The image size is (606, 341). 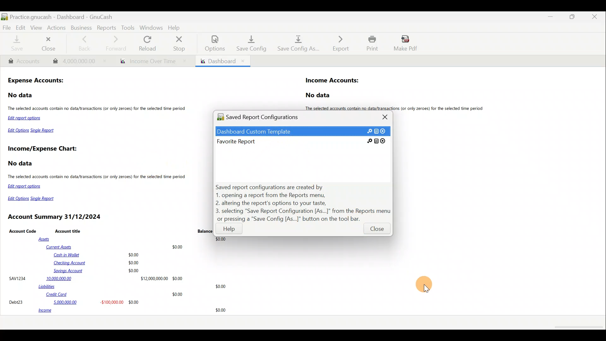 I want to click on The selected accounts contain no data/transactions (or only zeroes) for the selected time period, so click(x=98, y=177).